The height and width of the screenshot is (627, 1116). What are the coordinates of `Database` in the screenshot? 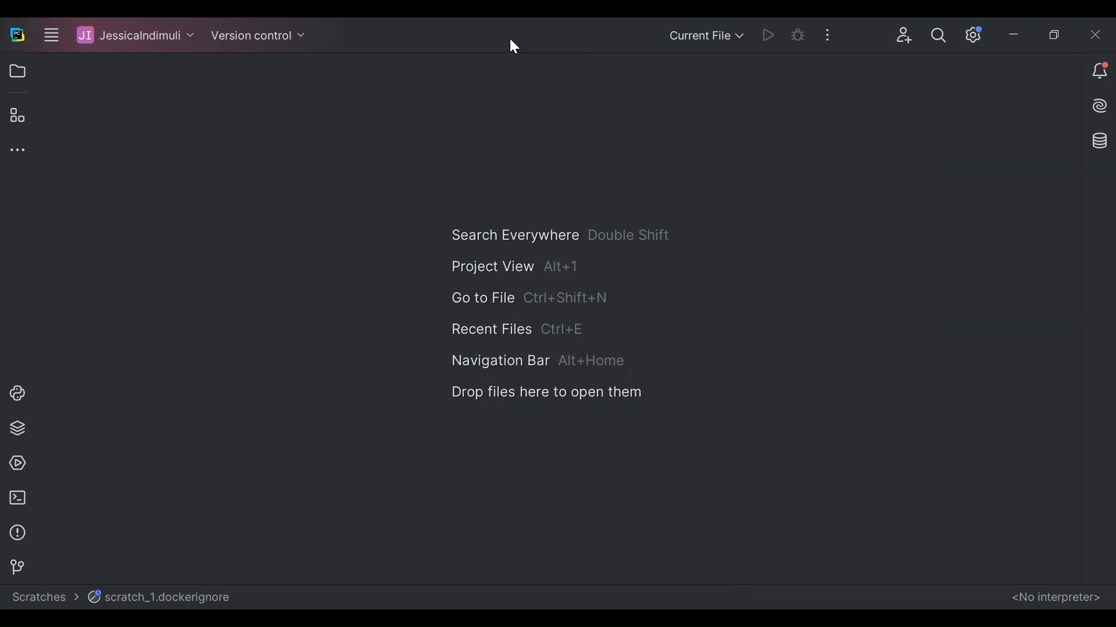 It's located at (1101, 143).